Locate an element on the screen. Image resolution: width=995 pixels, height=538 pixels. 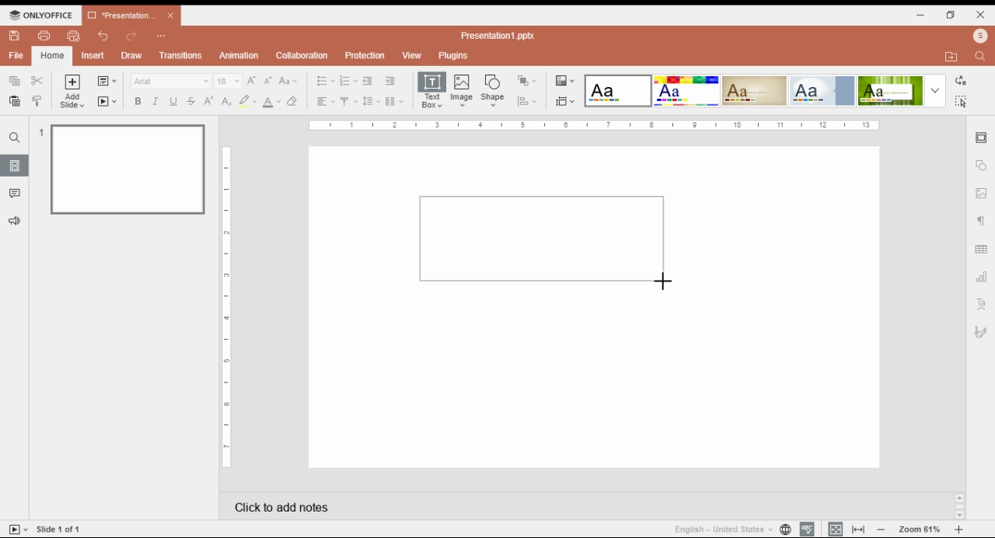
close window is located at coordinates (979, 14).